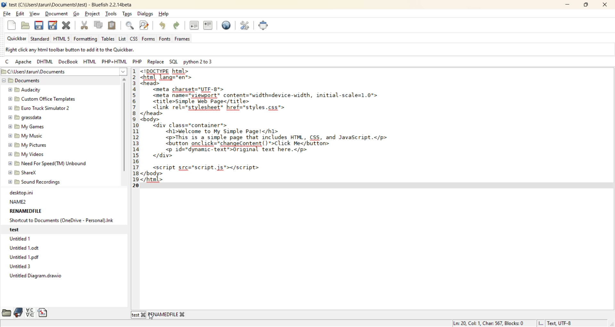  What do you see at coordinates (15, 39) in the screenshot?
I see `quickbar` at bounding box center [15, 39].